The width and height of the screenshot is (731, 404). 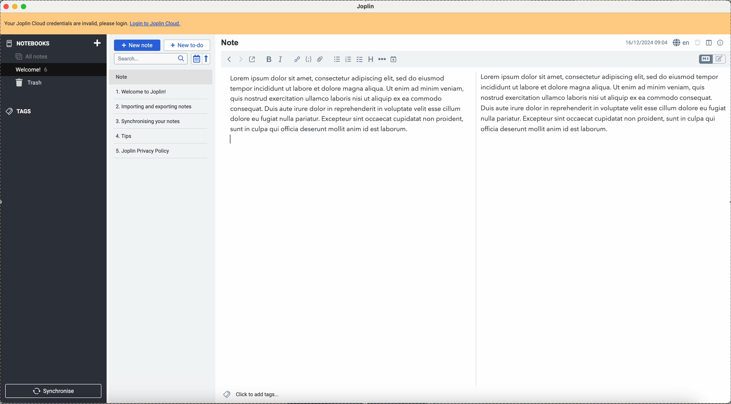 What do you see at coordinates (383, 60) in the screenshot?
I see `horizontal rule` at bounding box center [383, 60].